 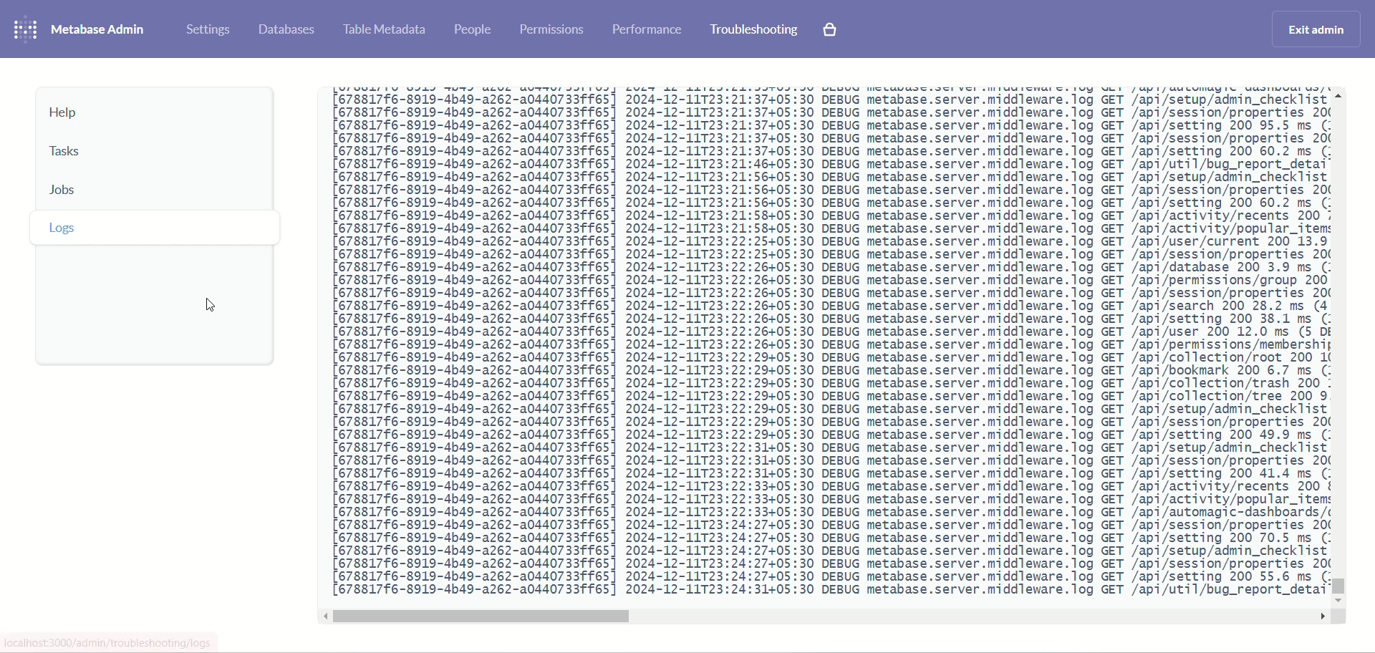 What do you see at coordinates (153, 230) in the screenshot?
I see `logs` at bounding box center [153, 230].